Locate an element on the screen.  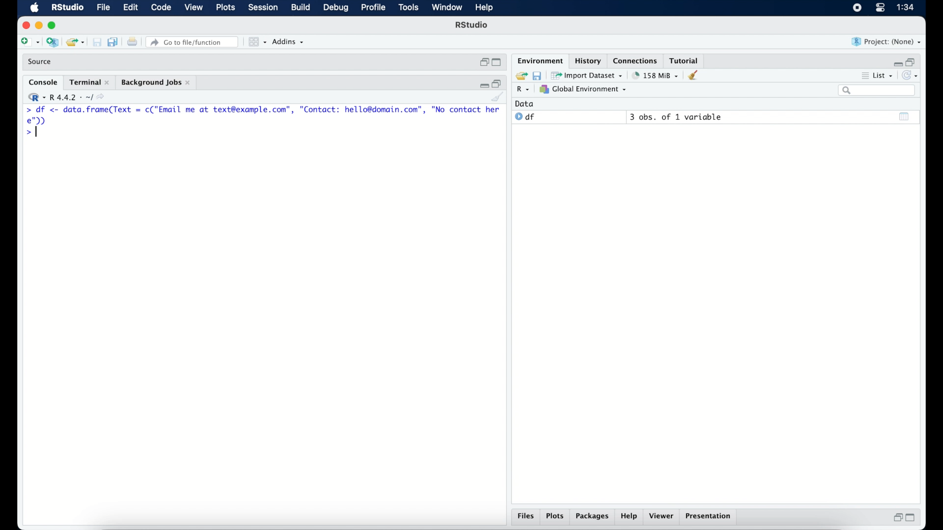
global environment is located at coordinates (586, 90).